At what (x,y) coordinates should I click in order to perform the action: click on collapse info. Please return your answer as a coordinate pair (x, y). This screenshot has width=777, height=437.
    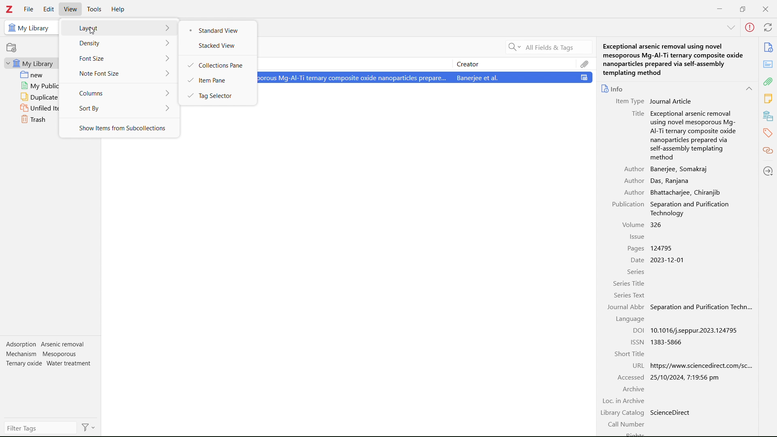
    Looking at the image, I should click on (732, 28).